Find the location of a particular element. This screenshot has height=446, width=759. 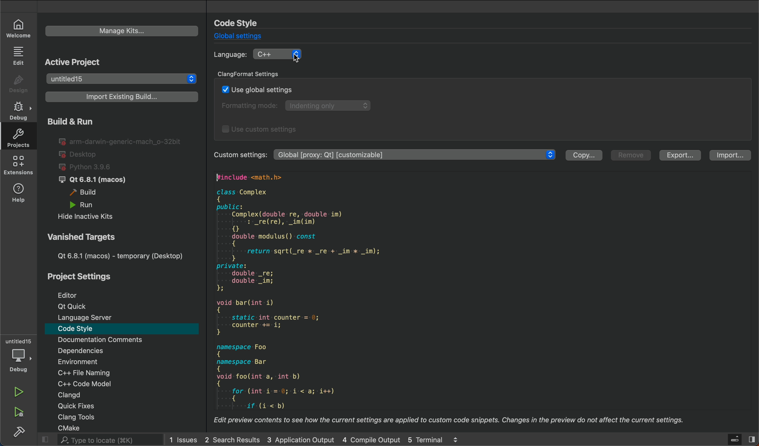

run and debug is located at coordinates (20, 413).